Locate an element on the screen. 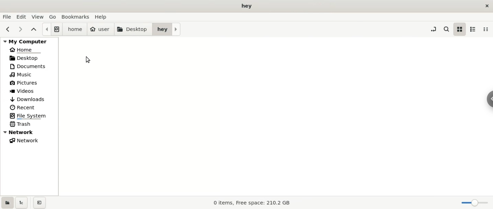 This screenshot has height=209, width=493. show treeview is located at coordinates (22, 203).